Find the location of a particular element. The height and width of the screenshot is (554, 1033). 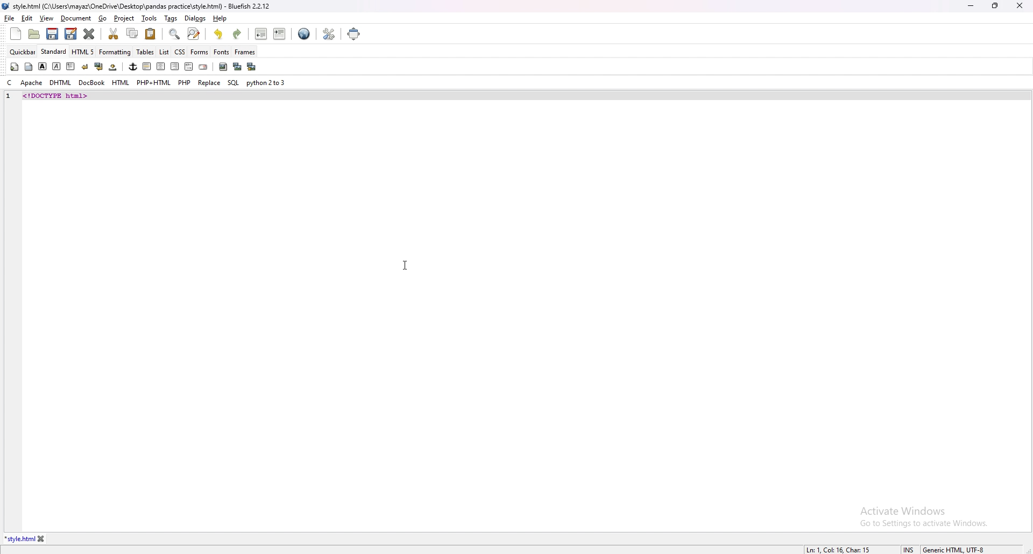

copy is located at coordinates (133, 33).